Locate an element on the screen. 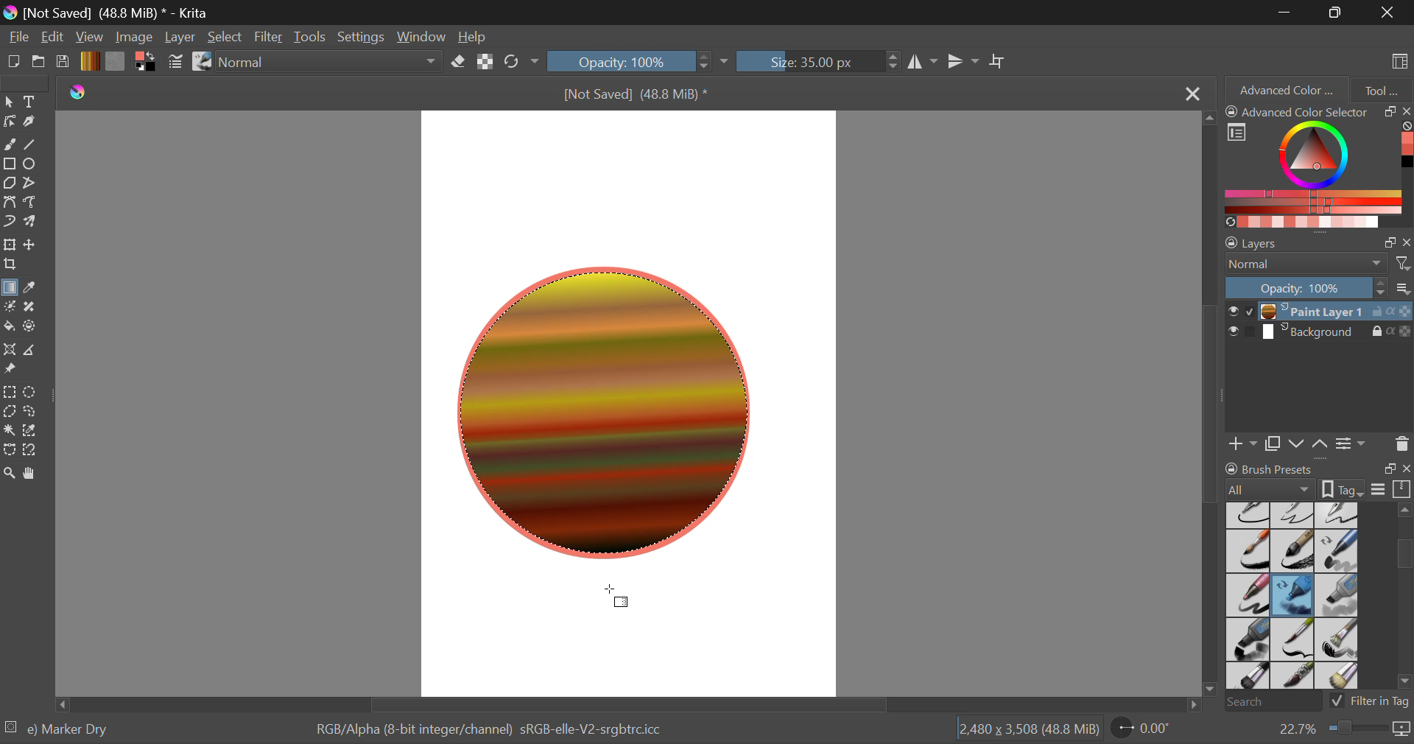 Image resolution: width=1414 pixels, height=744 pixels. Window is located at coordinates (426, 38).